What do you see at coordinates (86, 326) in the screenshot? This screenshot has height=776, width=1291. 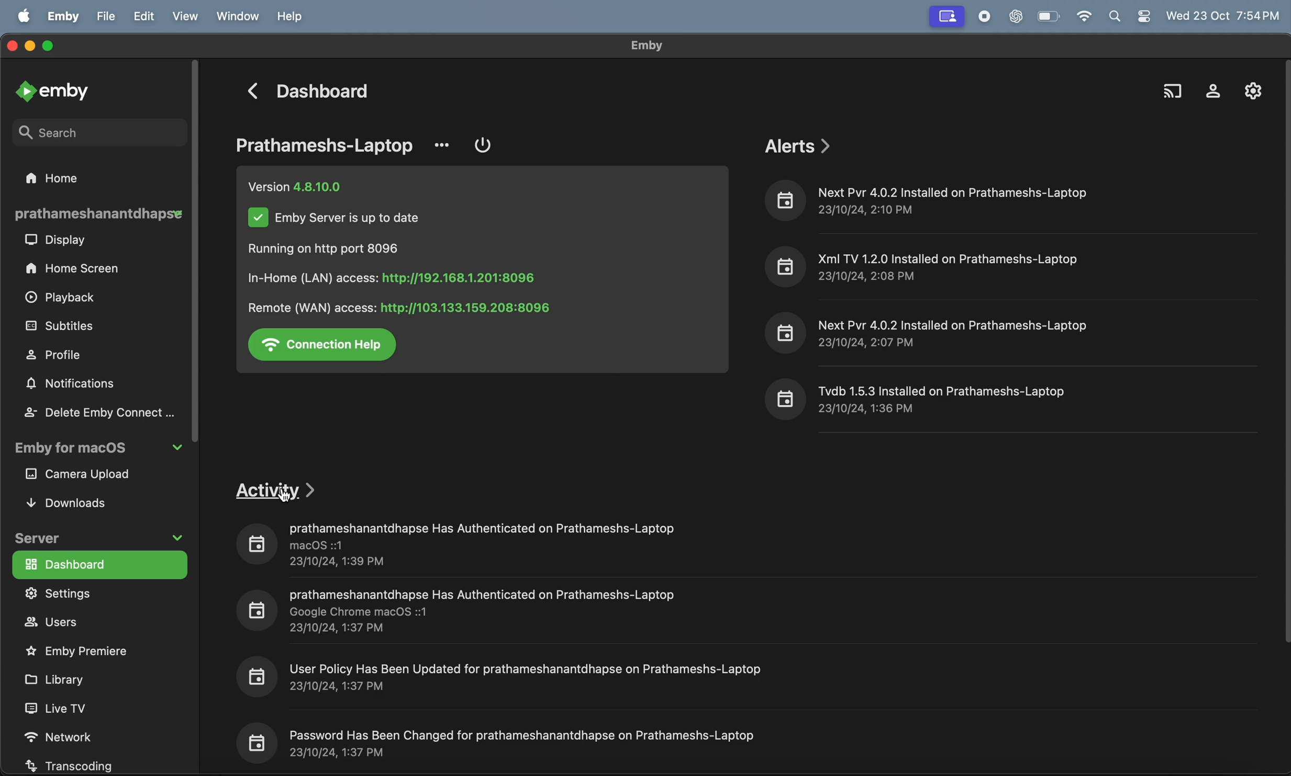 I see `subtitles` at bounding box center [86, 326].